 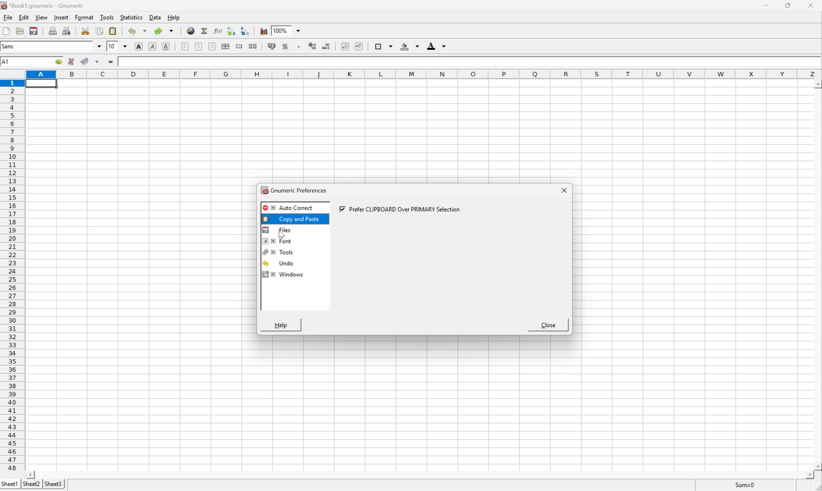 I want to click on data, so click(x=155, y=17).